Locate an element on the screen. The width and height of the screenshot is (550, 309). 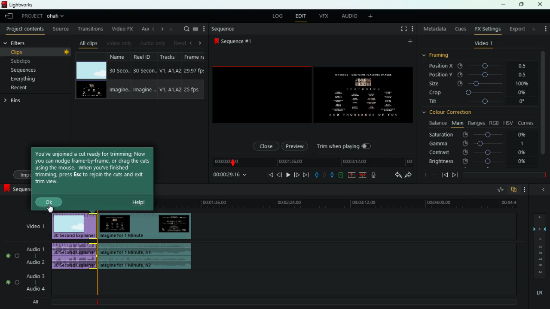
bins is located at coordinates (14, 102).